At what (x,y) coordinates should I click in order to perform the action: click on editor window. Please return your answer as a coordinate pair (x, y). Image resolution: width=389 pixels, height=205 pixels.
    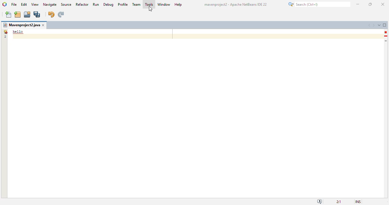
    Looking at the image, I should click on (195, 116).